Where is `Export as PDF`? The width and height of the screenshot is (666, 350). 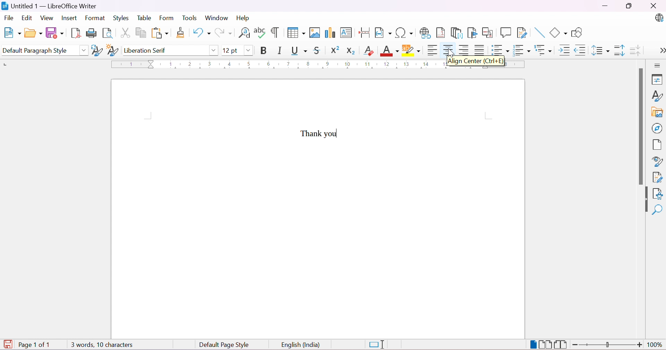 Export as PDF is located at coordinates (75, 34).